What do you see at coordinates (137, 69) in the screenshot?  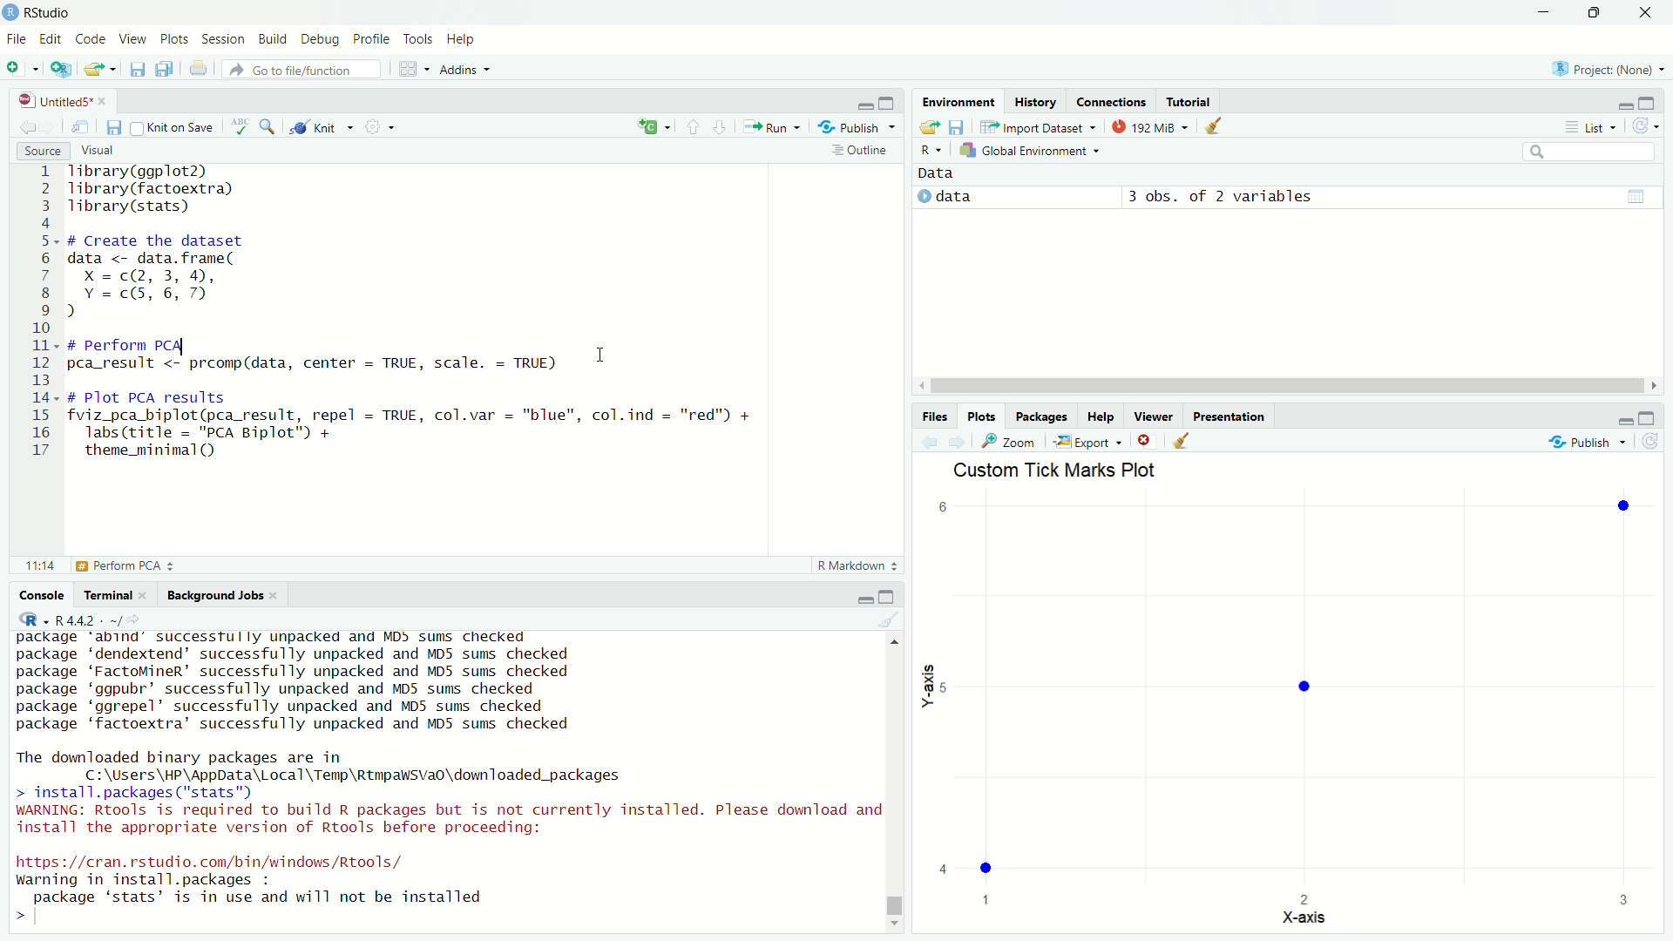 I see `save current document` at bounding box center [137, 69].